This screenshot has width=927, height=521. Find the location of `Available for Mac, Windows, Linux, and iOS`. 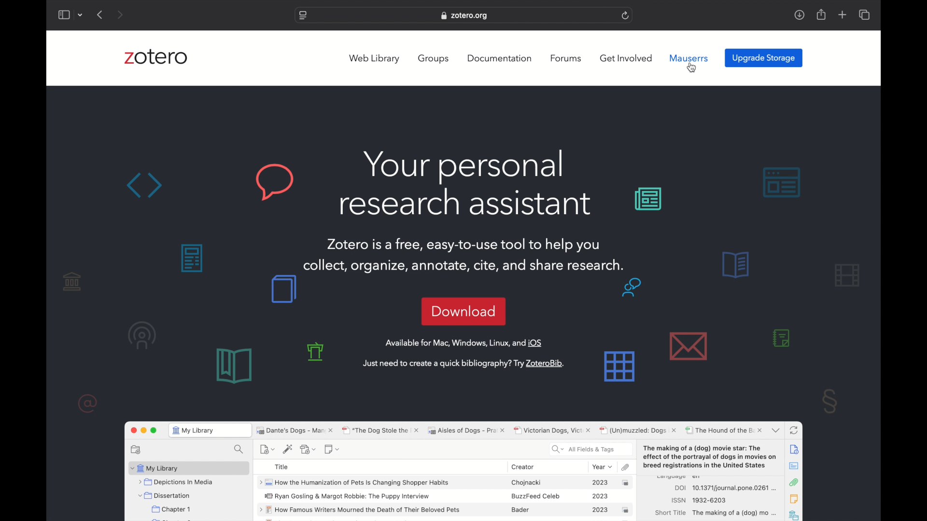

Available for Mac, Windows, Linux, and iOS is located at coordinates (464, 342).